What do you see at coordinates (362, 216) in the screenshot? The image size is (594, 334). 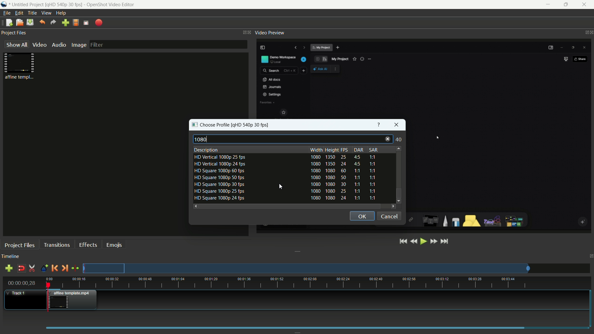 I see `ok` at bounding box center [362, 216].